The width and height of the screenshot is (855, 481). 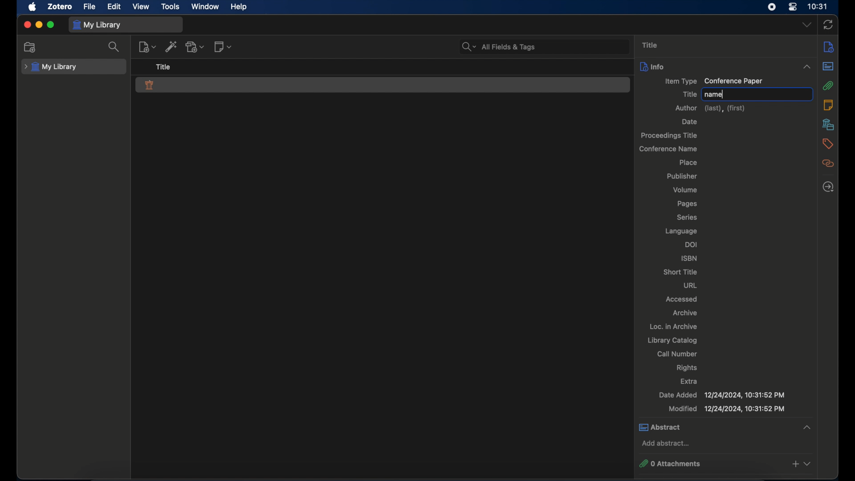 I want to click on conference paper, so click(x=150, y=85).